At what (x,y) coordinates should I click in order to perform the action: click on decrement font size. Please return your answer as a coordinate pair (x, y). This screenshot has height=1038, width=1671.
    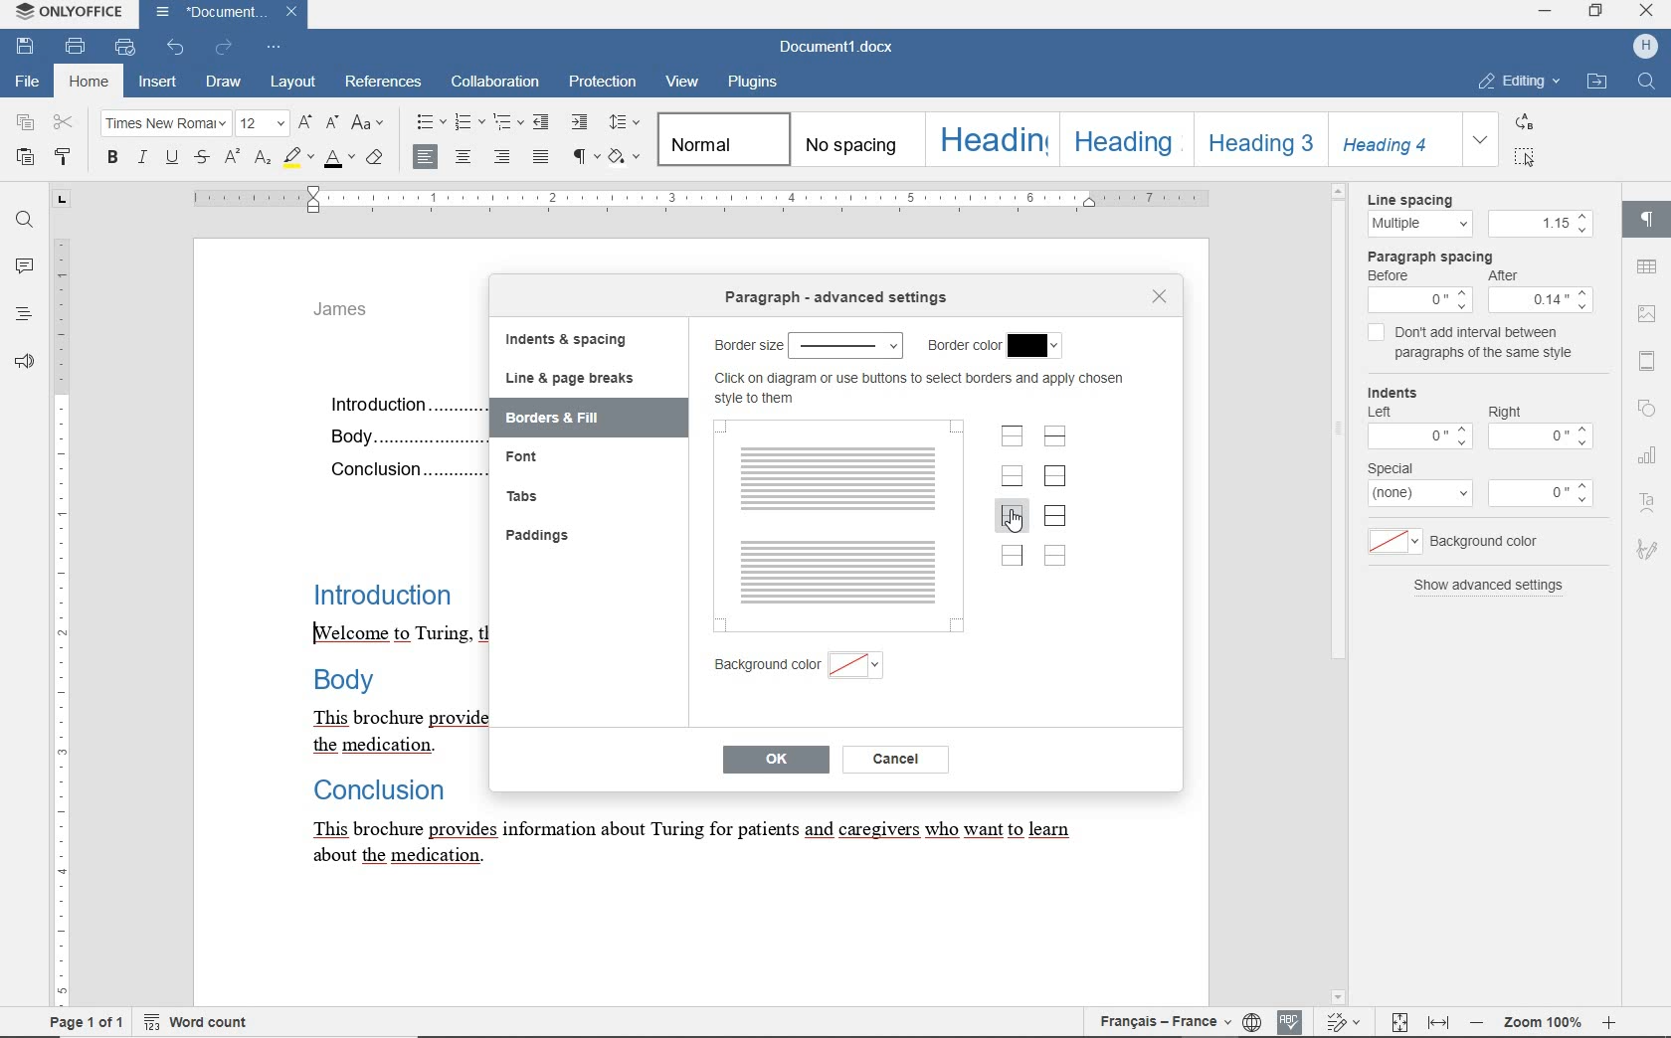
    Looking at the image, I should click on (334, 124).